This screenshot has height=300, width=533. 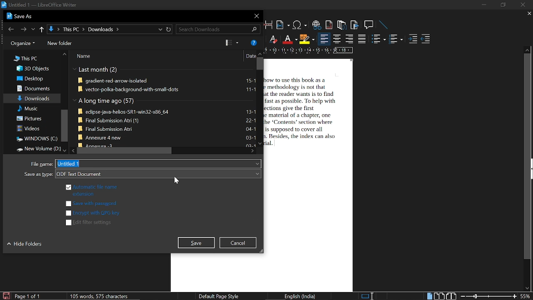 What do you see at coordinates (252, 151) in the screenshot?
I see `move right` at bounding box center [252, 151].